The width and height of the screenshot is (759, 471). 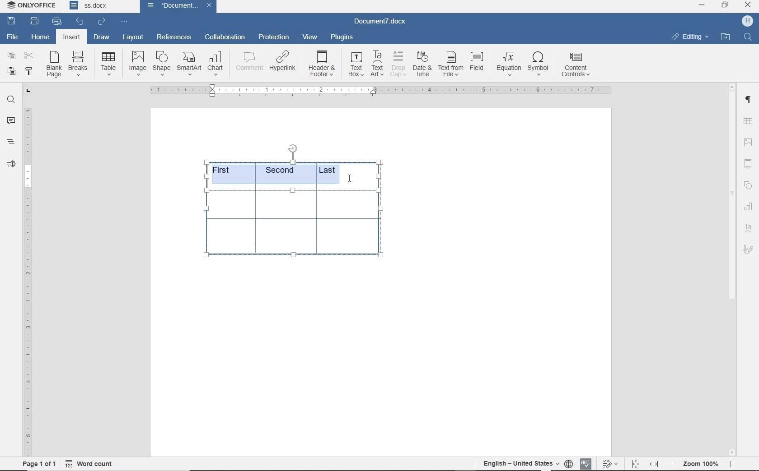 What do you see at coordinates (726, 37) in the screenshot?
I see `OPEN FILE LOCATION` at bounding box center [726, 37].